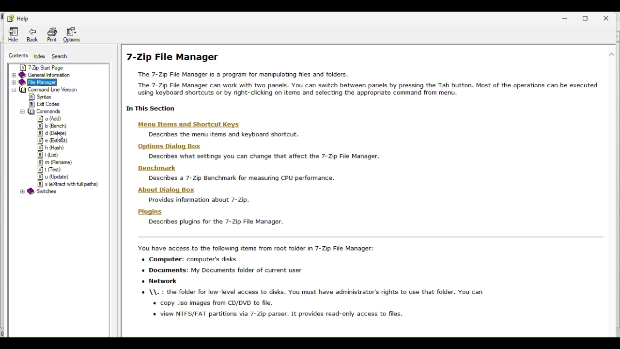  I want to click on e, so click(53, 141).